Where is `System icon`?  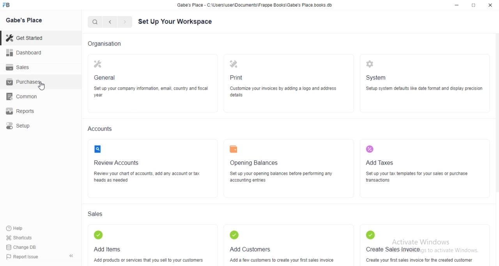 System icon is located at coordinates (370, 64).